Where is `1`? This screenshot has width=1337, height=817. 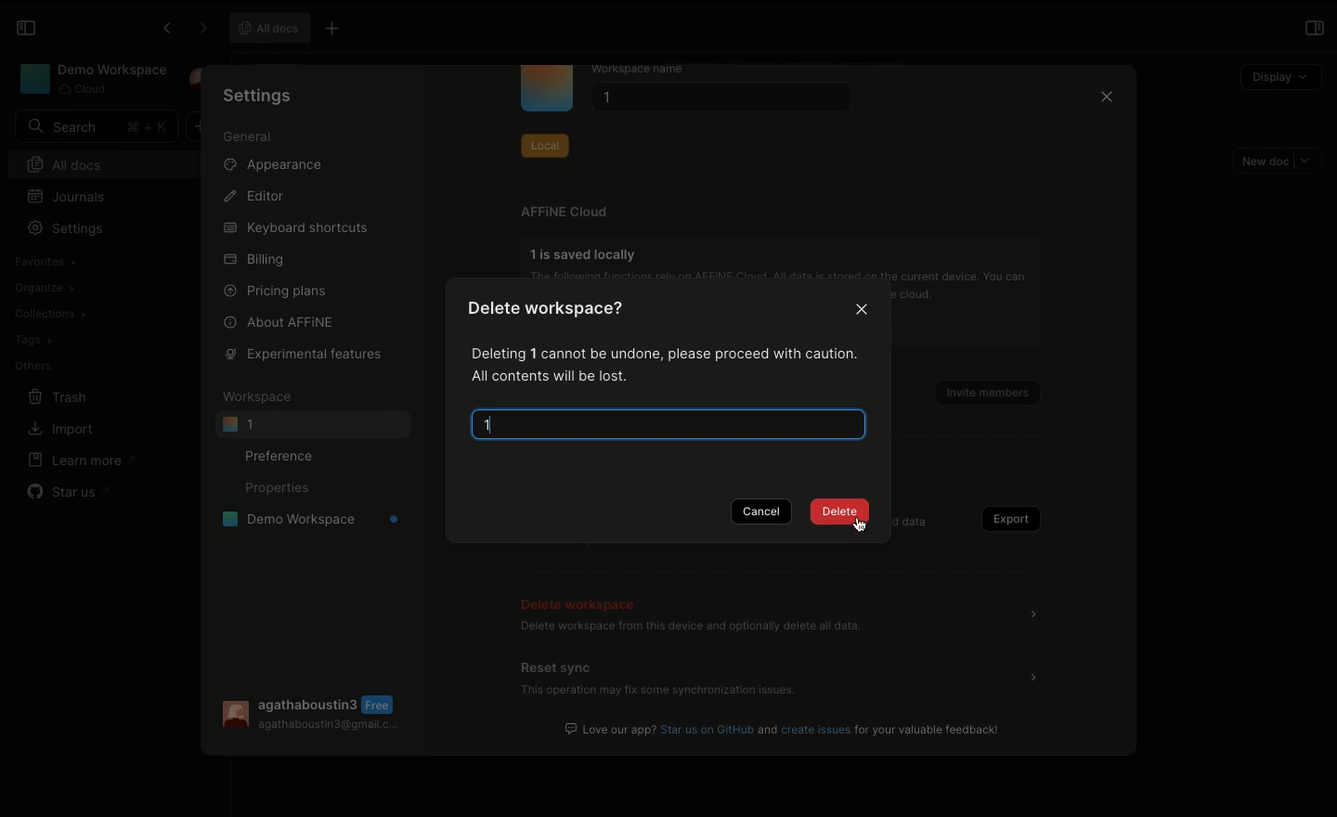 1 is located at coordinates (504, 428).